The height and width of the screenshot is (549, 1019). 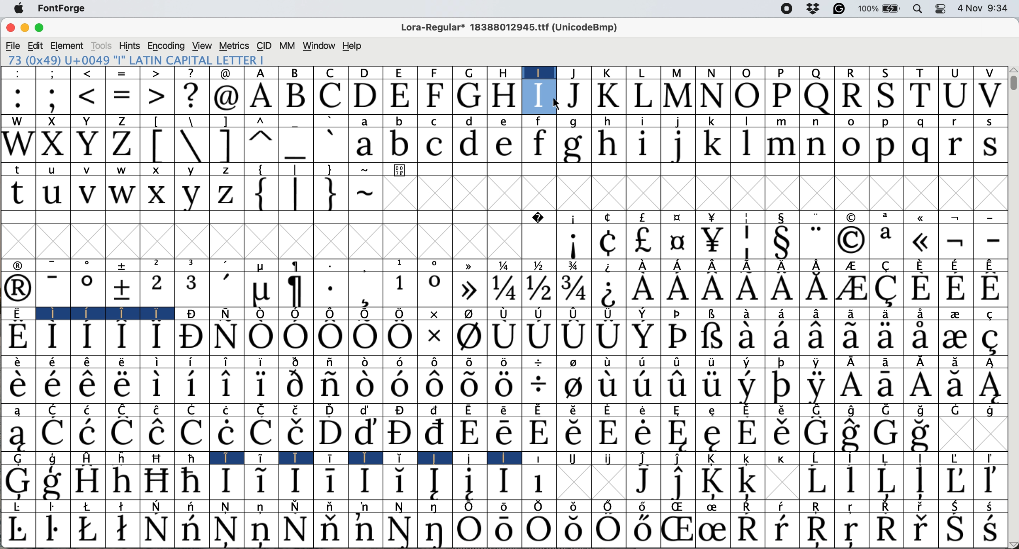 What do you see at coordinates (887, 290) in the screenshot?
I see `Symbol` at bounding box center [887, 290].